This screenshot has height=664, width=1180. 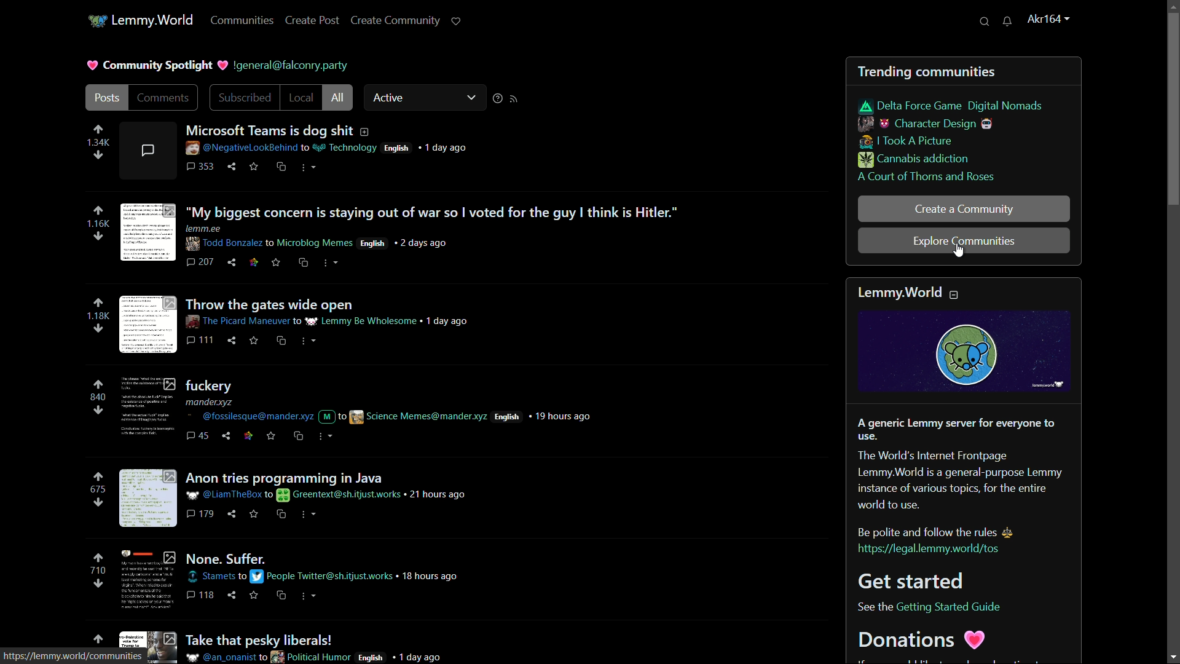 I want to click on rss, so click(x=515, y=100).